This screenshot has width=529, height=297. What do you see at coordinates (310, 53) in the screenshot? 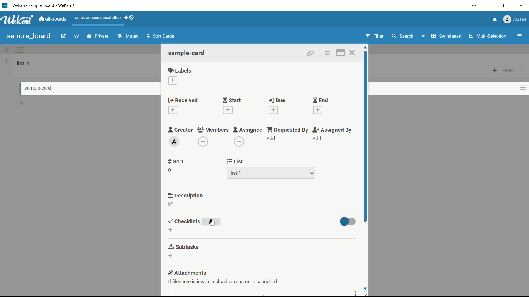
I see `copy link to clipboard` at bounding box center [310, 53].